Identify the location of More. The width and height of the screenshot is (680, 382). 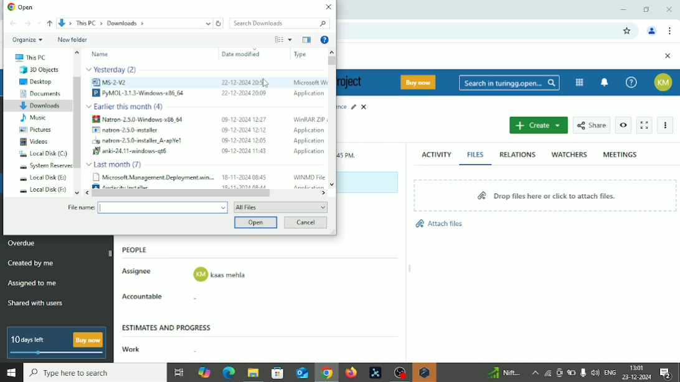
(534, 373).